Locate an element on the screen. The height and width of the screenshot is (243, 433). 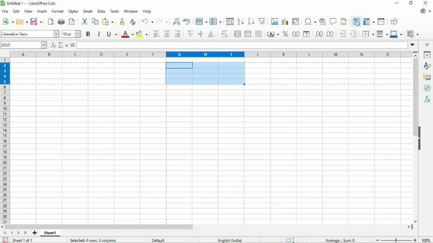
Unmerge cells is located at coordinates (259, 34).